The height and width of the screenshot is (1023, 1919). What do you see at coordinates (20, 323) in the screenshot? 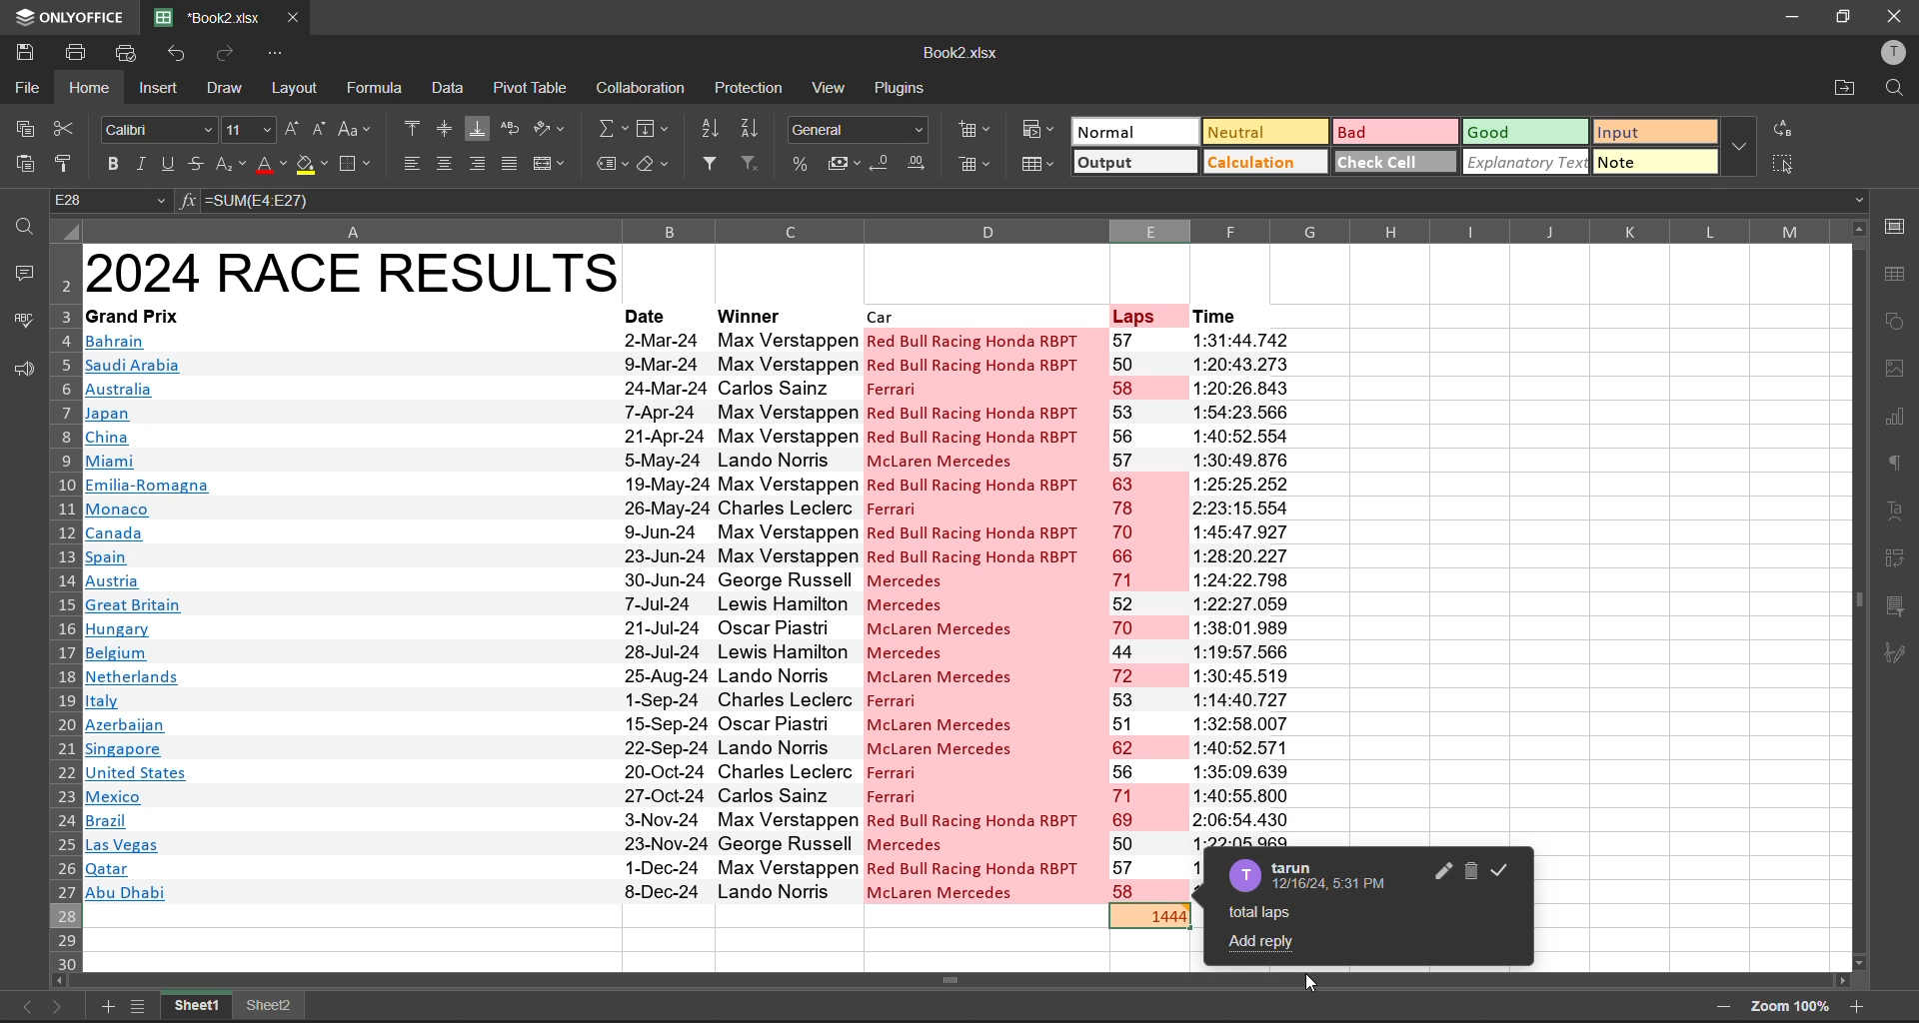
I see `spellcheck` at bounding box center [20, 323].